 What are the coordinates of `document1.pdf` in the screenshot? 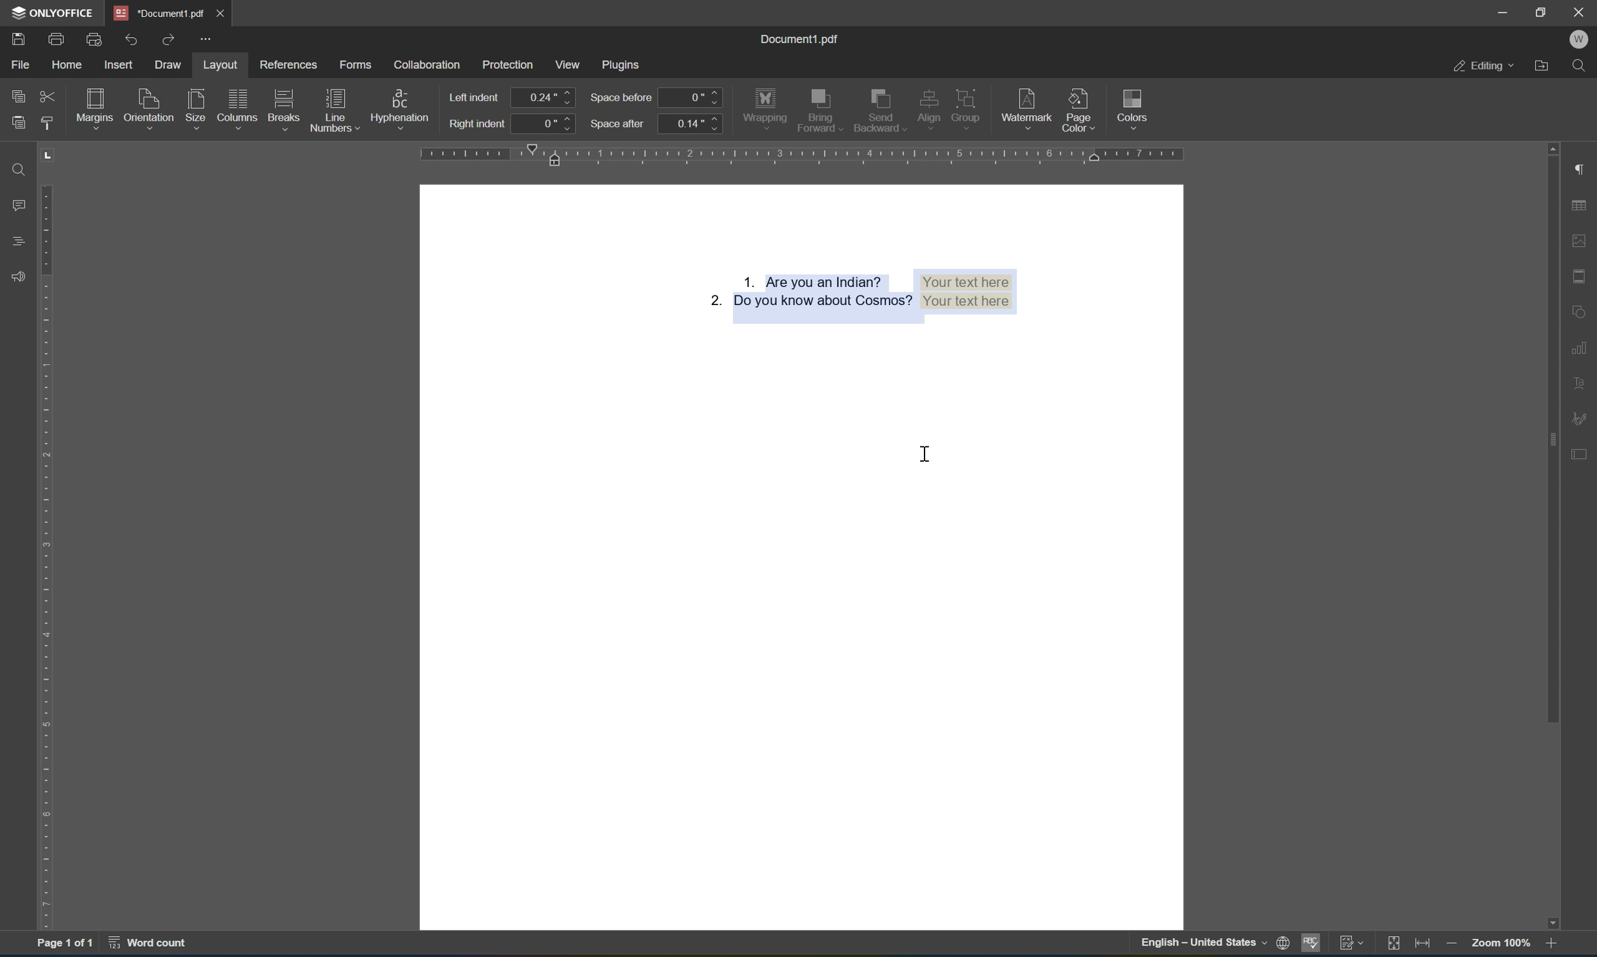 It's located at (801, 41).